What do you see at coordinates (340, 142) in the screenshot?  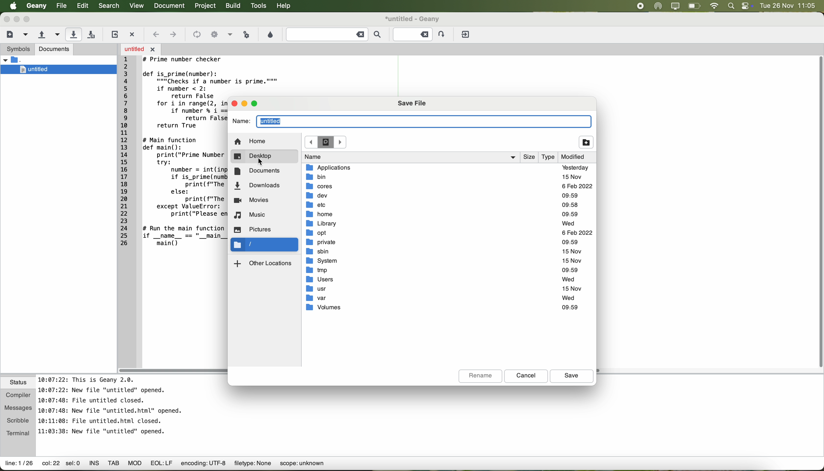 I see `navigate foward` at bounding box center [340, 142].